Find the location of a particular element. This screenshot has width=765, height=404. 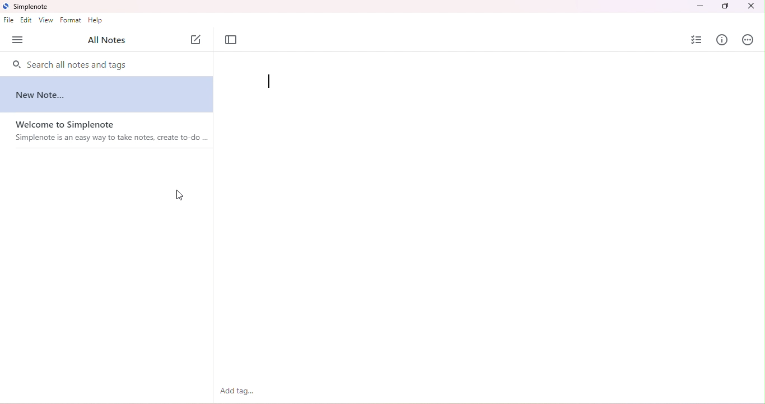

minimize is located at coordinates (699, 6).